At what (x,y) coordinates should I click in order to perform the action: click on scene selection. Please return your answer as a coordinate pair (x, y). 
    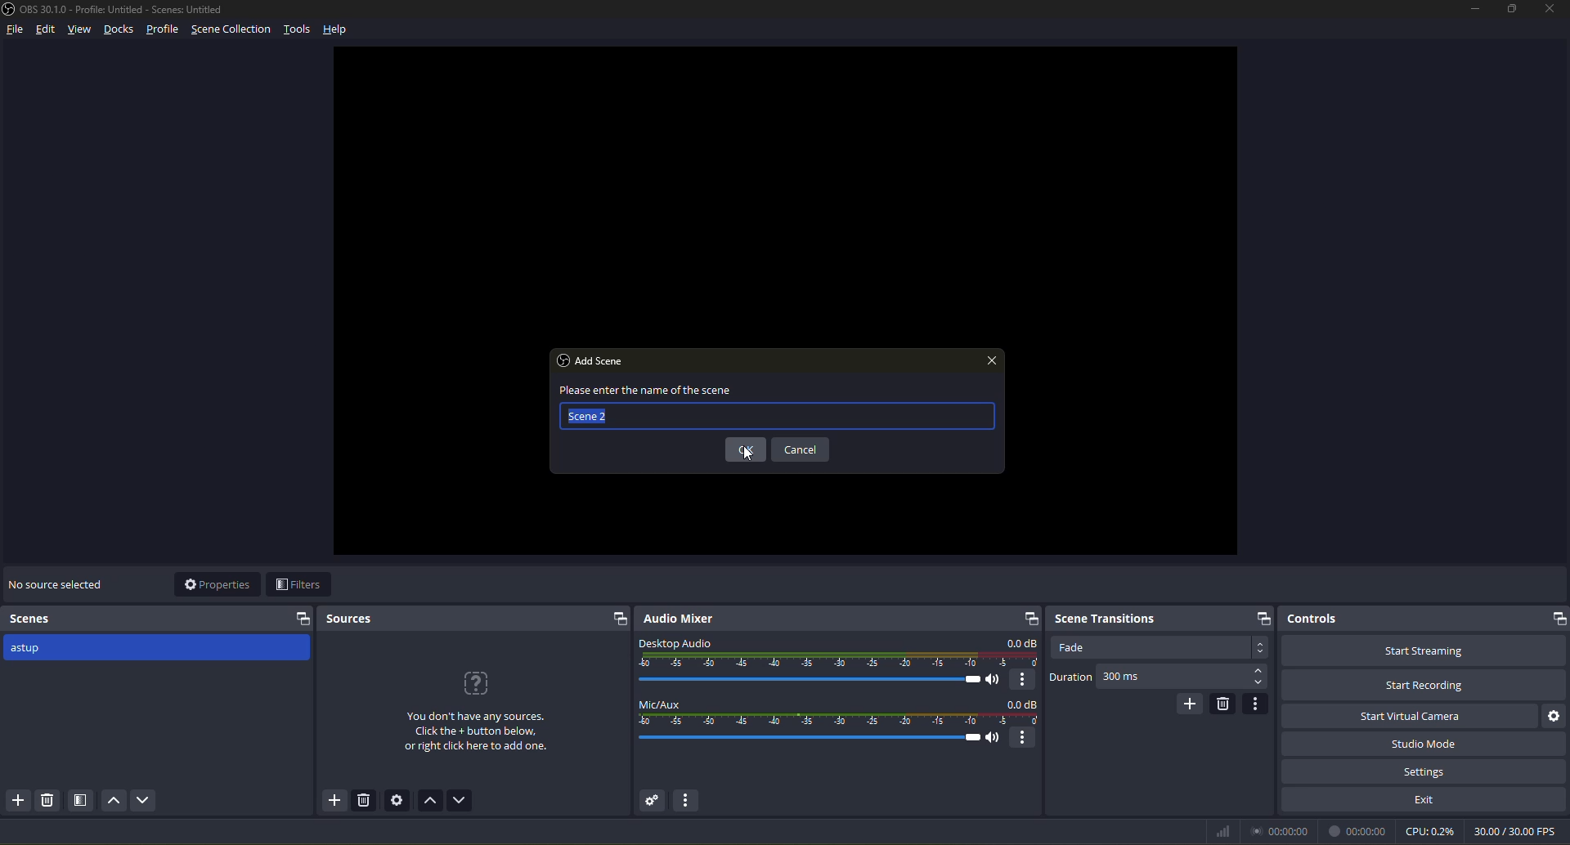
    Looking at the image, I should click on (234, 30).